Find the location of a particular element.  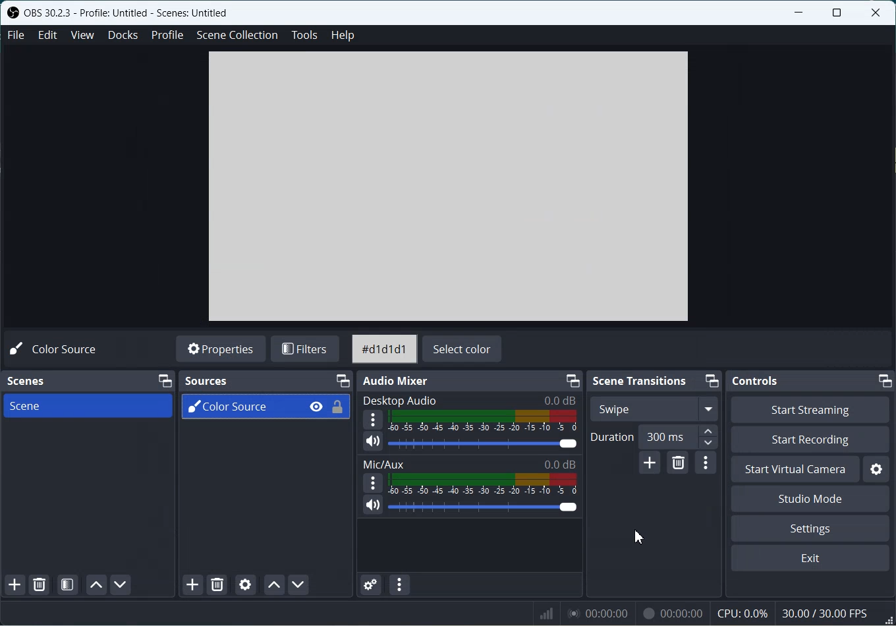

Move scene up is located at coordinates (96, 585).